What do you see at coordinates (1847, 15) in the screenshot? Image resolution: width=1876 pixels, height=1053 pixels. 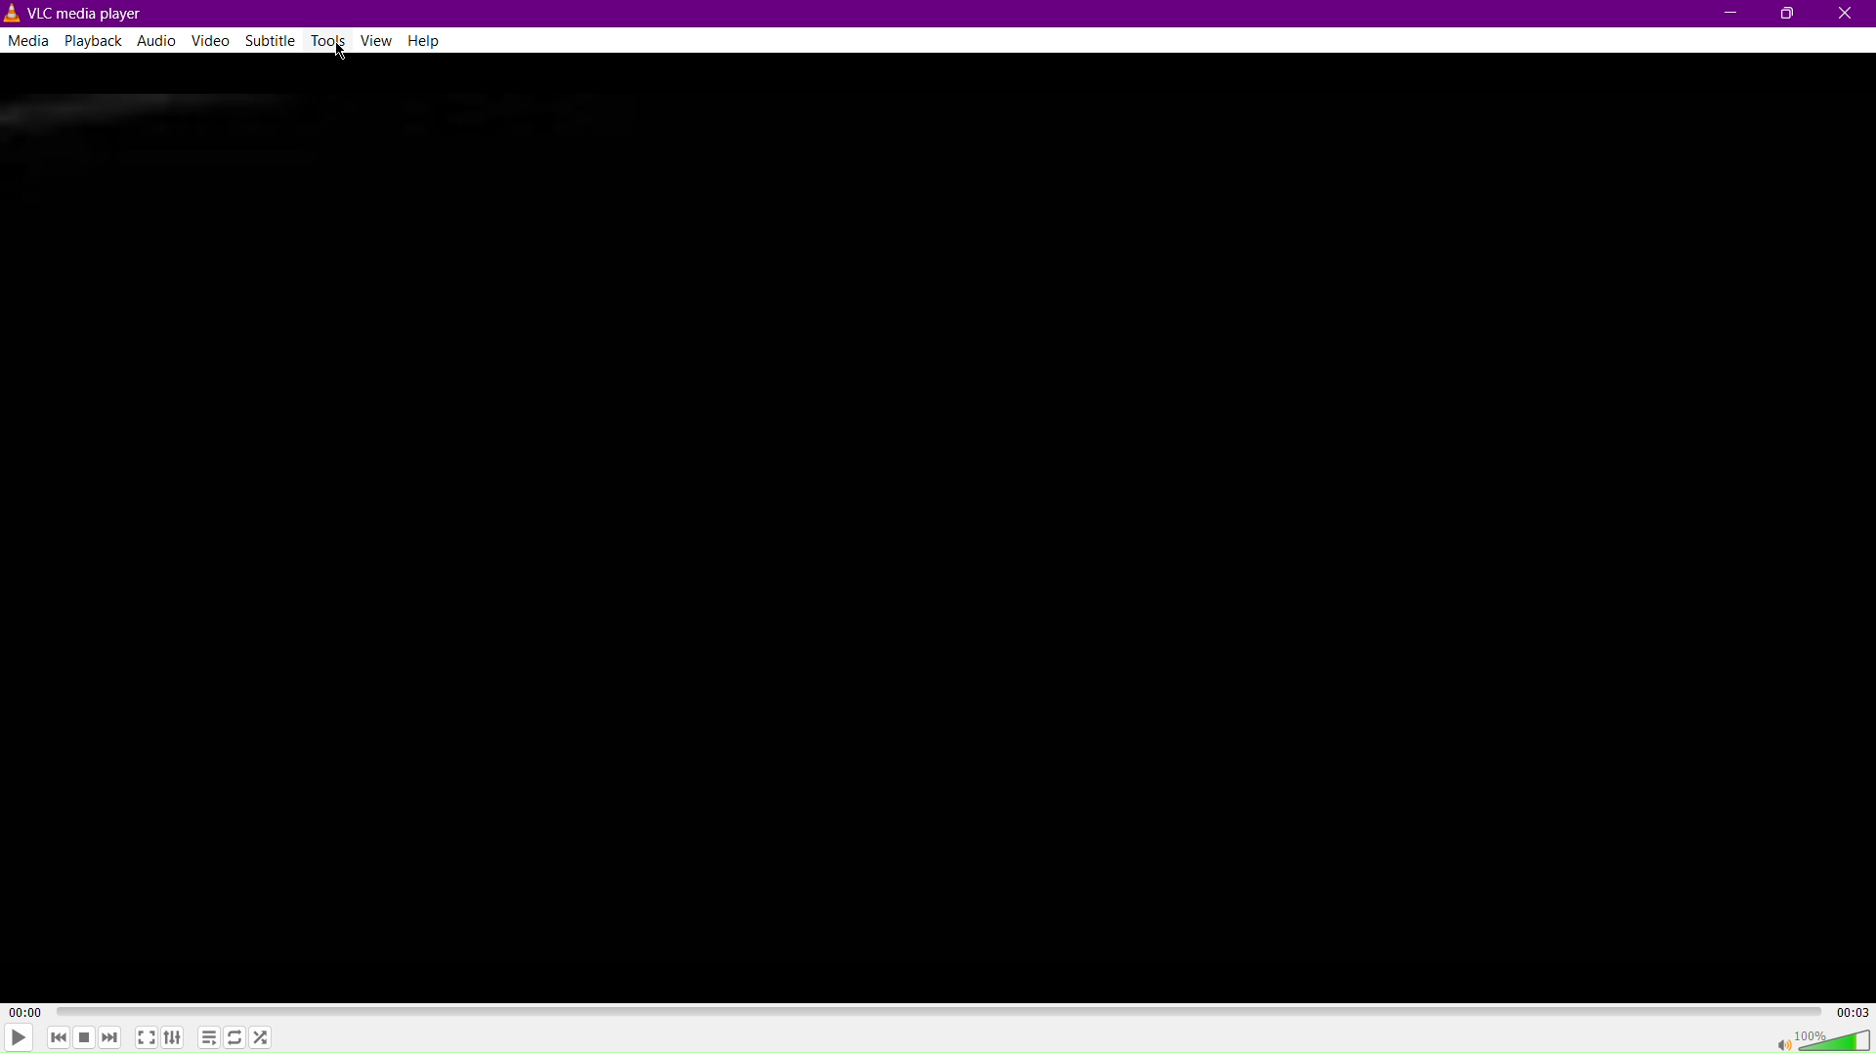 I see `Close` at bounding box center [1847, 15].